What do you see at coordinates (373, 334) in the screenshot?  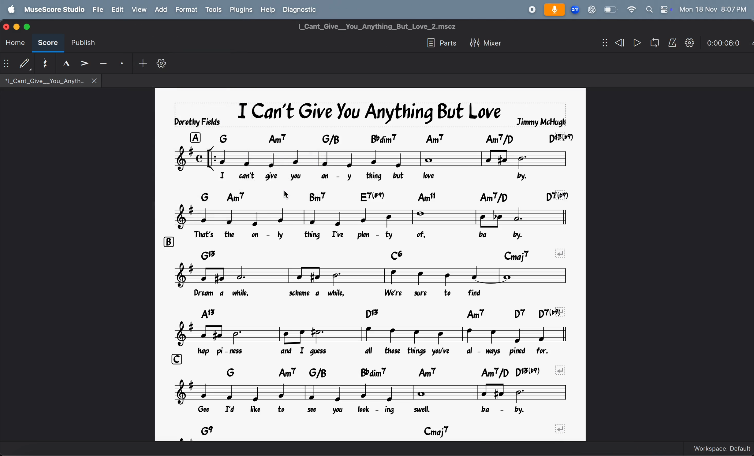 I see `notes` at bounding box center [373, 334].